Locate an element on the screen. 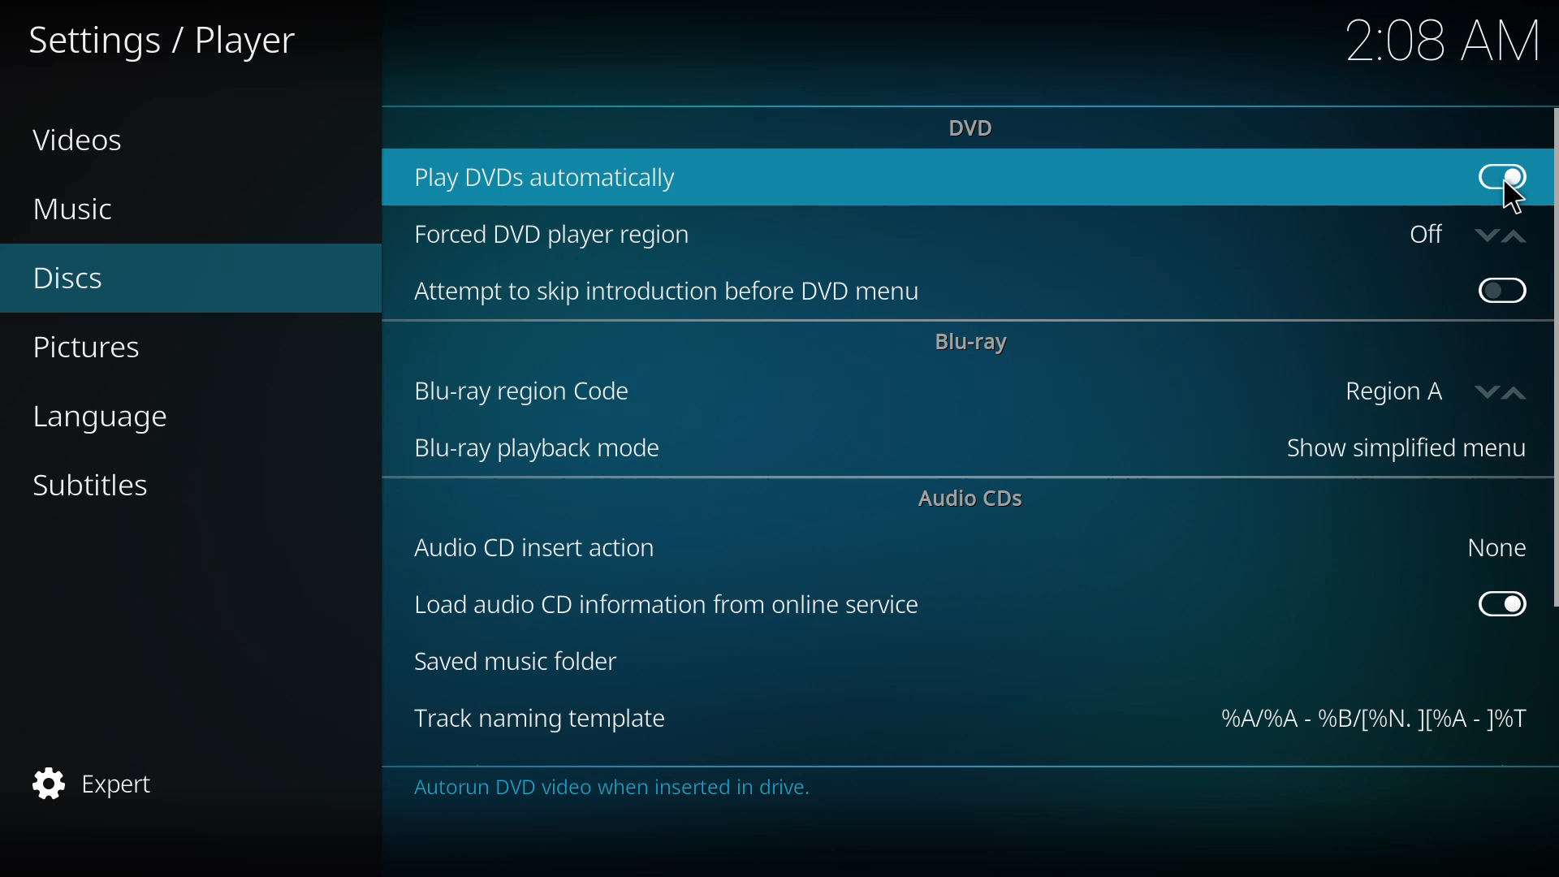  forced dvd player region is located at coordinates (556, 236).